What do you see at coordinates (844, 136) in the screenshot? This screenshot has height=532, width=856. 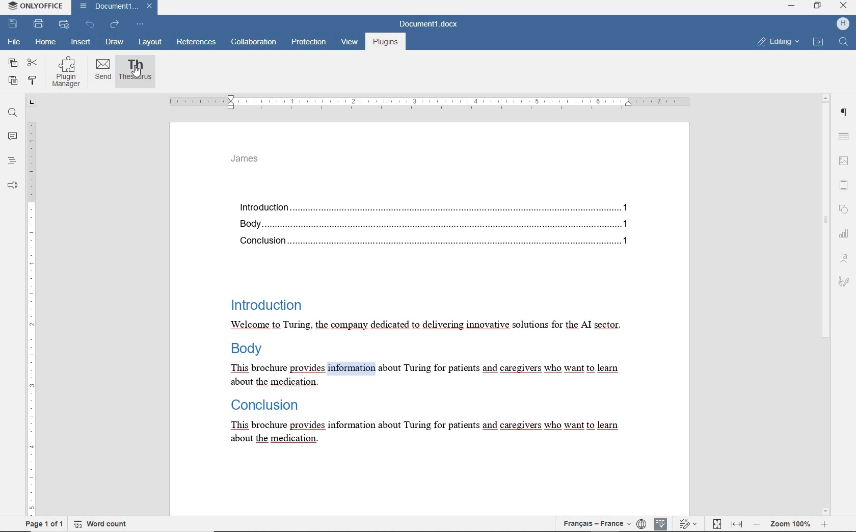 I see `TABLE` at bounding box center [844, 136].